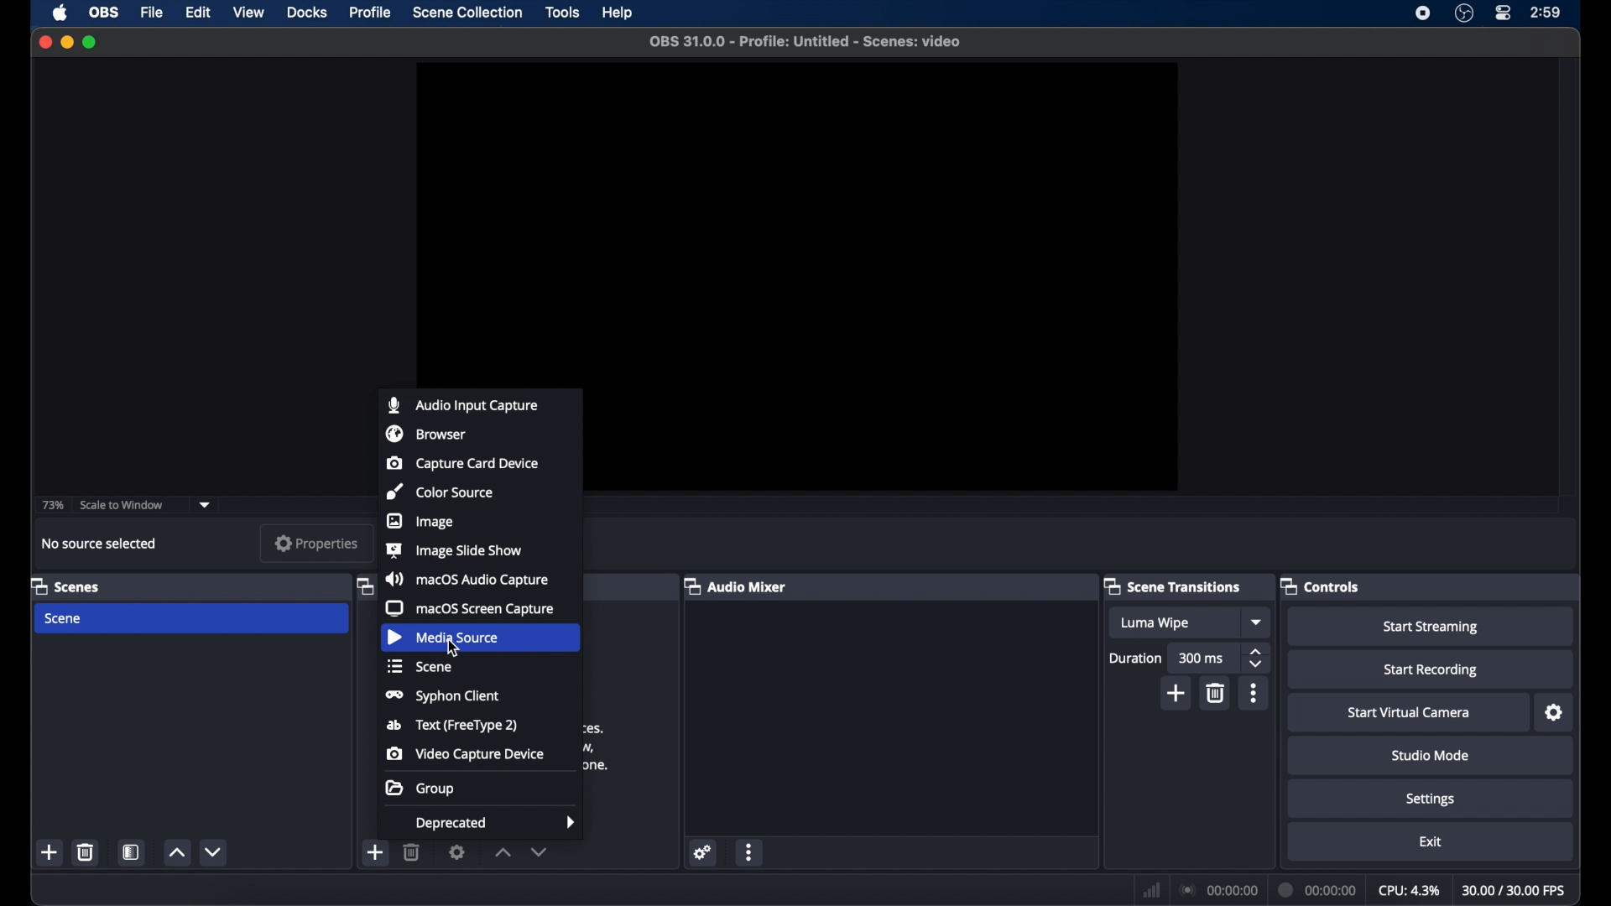  What do you see at coordinates (451, 725) in the screenshot?
I see `text` at bounding box center [451, 725].